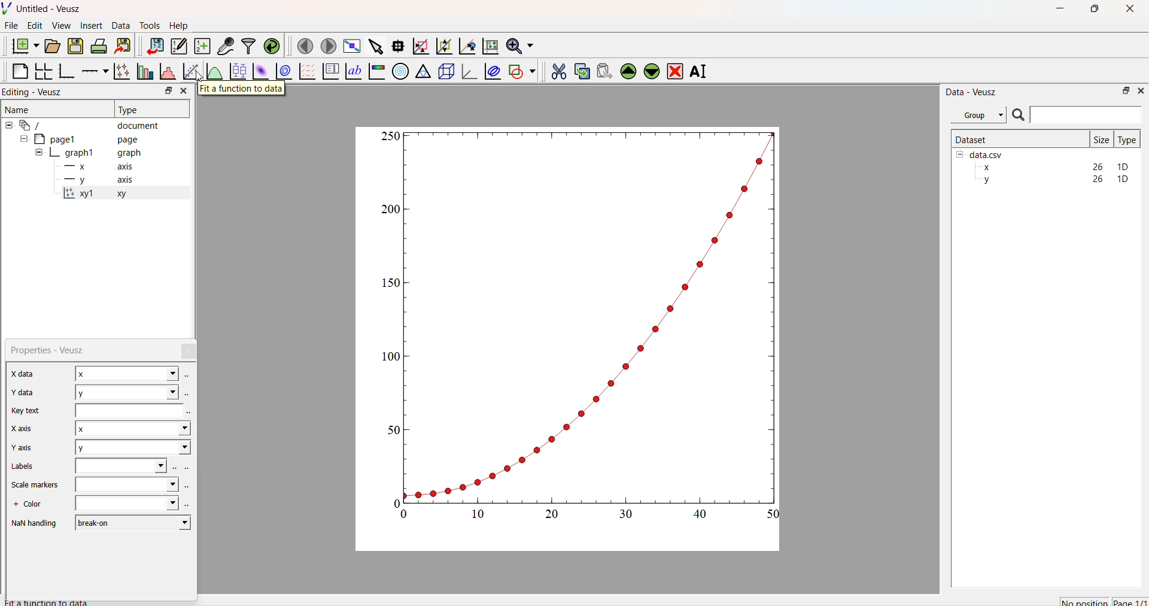 The width and height of the screenshot is (1149, 606). Describe the element at coordinates (147, 24) in the screenshot. I see `Tools` at that location.